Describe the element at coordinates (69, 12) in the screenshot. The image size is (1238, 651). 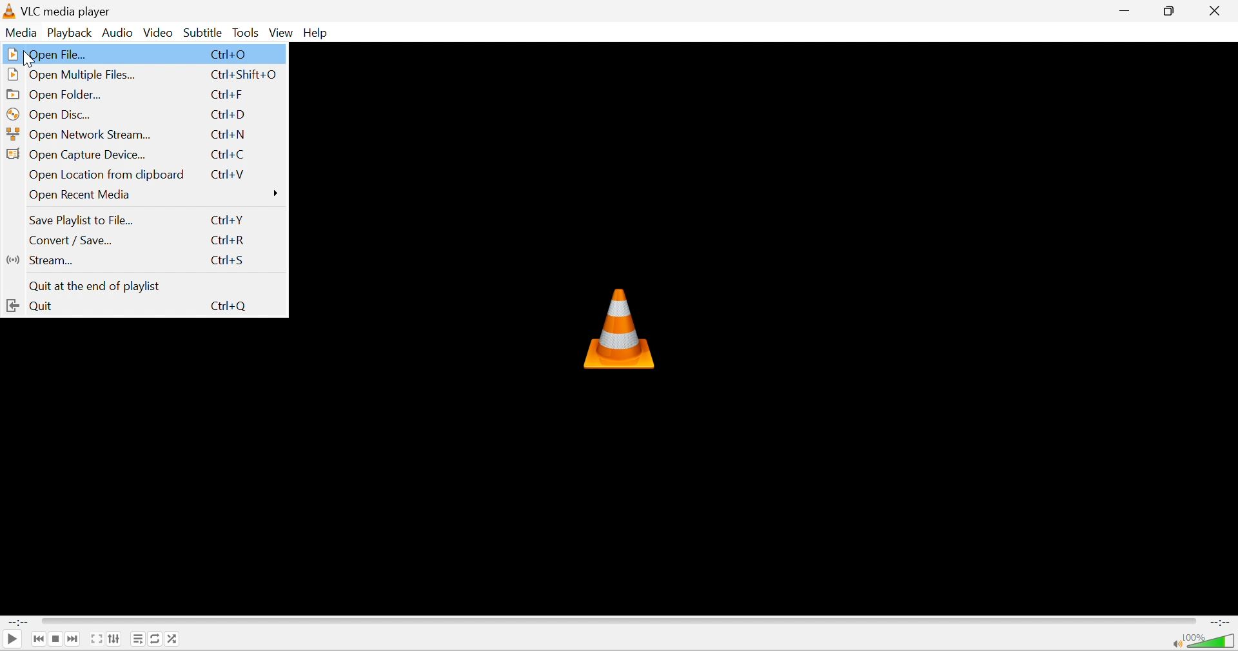
I see `VLC Media player` at that location.